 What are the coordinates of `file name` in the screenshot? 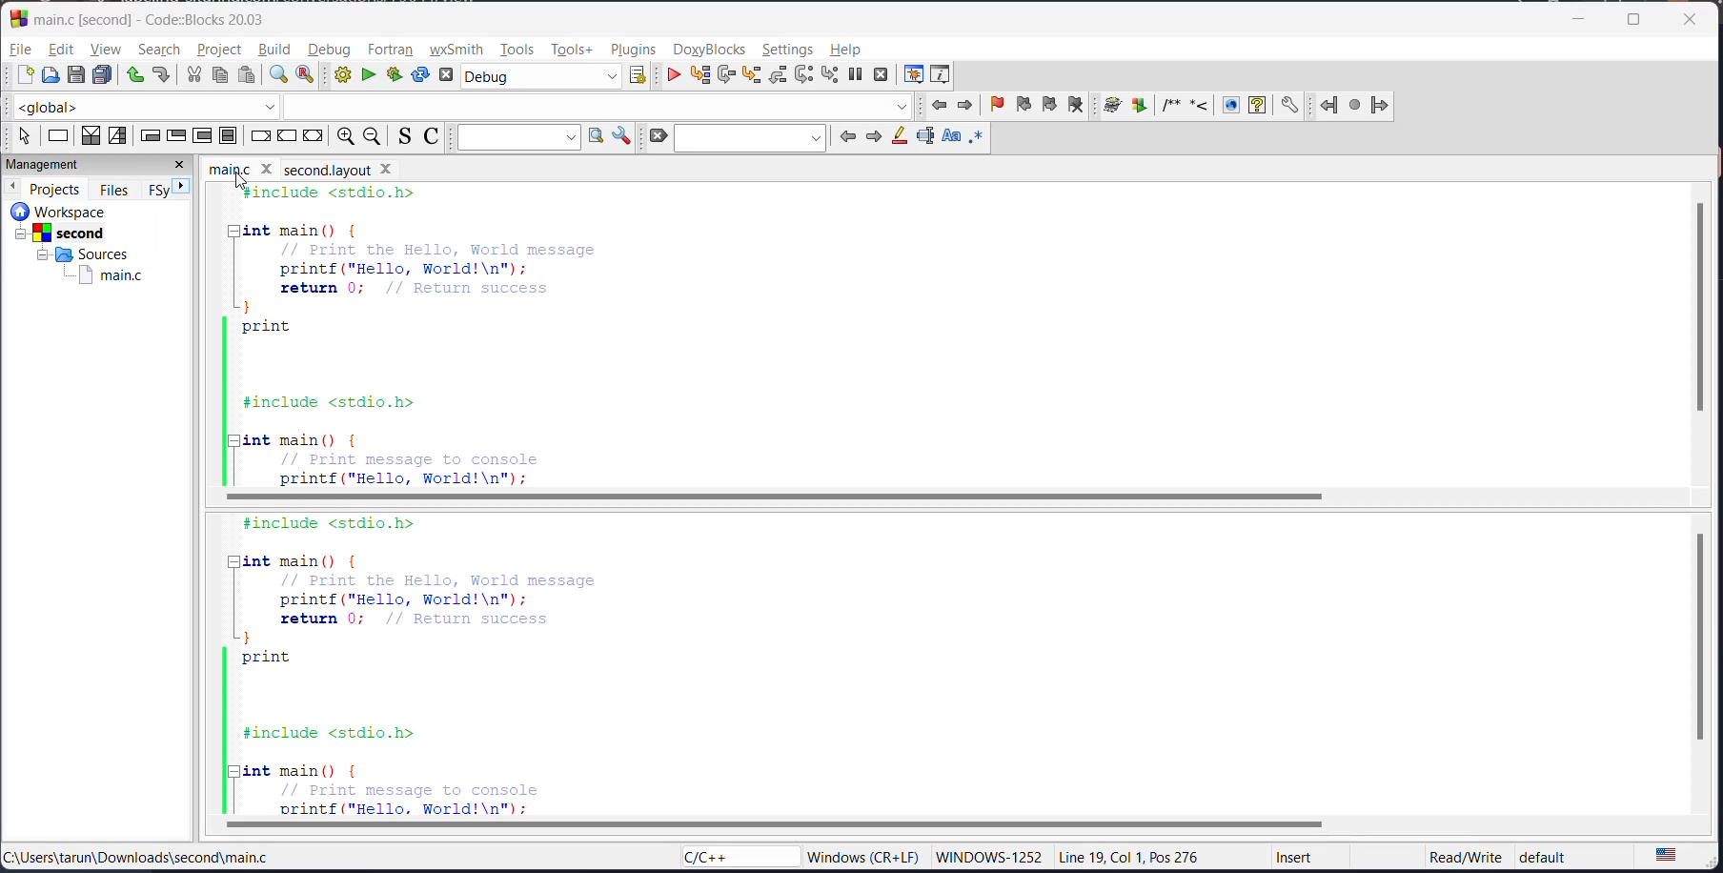 It's located at (339, 169).